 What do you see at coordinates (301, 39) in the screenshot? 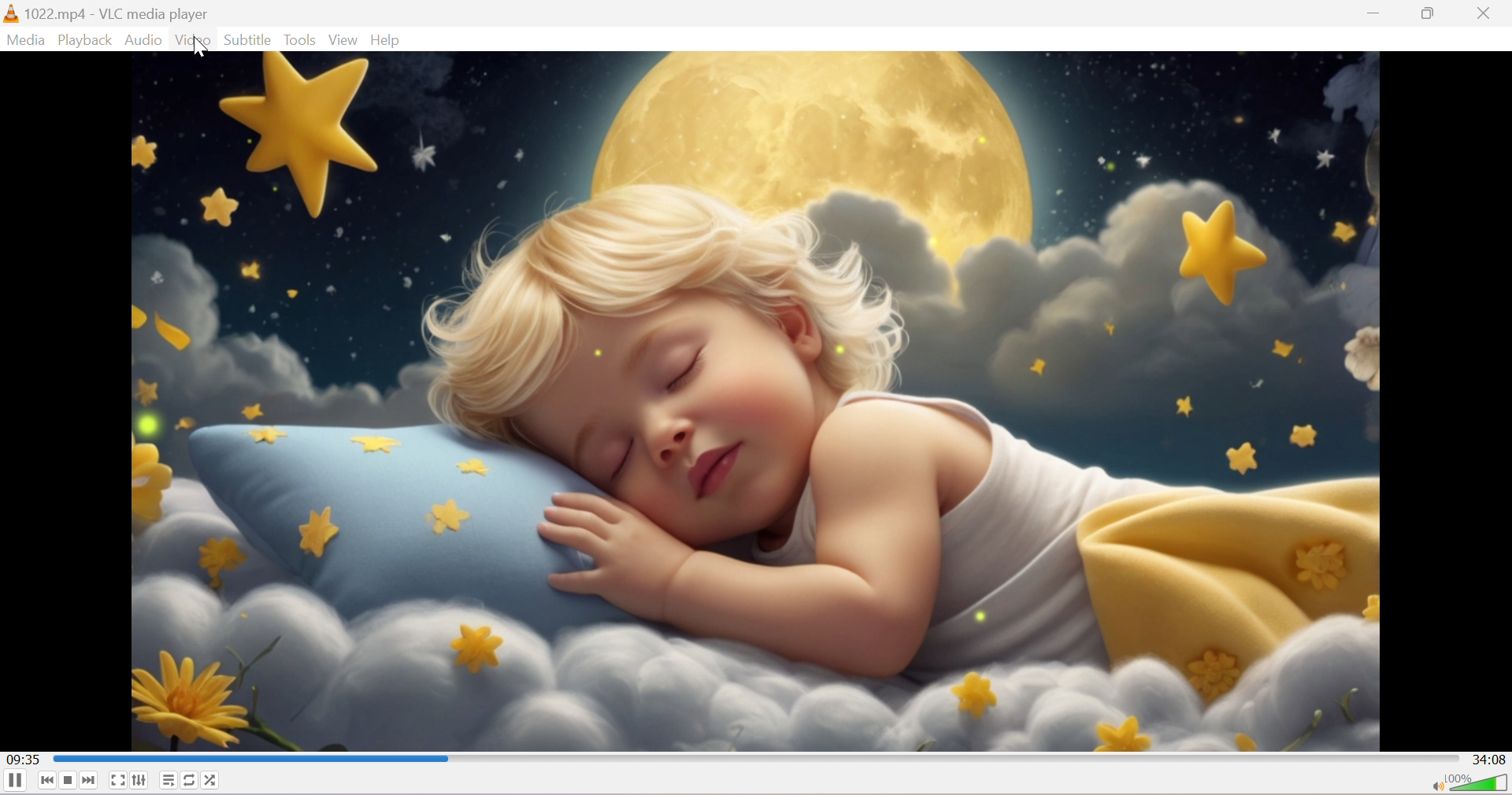
I see `Tools` at bounding box center [301, 39].